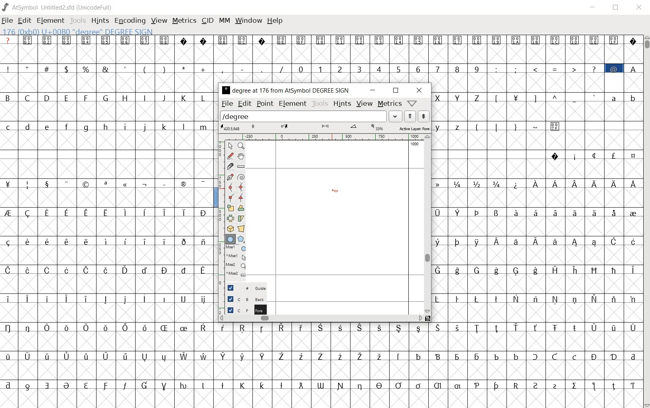 The width and height of the screenshot is (650, 408). Describe the element at coordinates (325, 127) in the screenshot. I see `active layer: foreground` at that location.